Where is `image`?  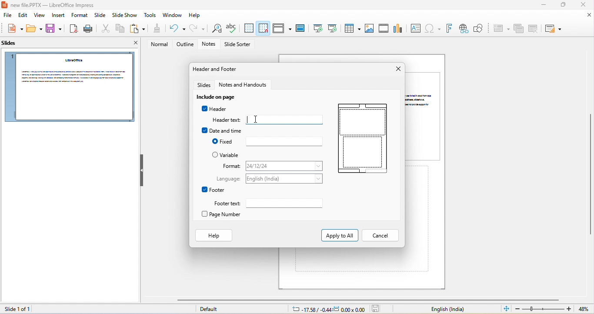 image is located at coordinates (369, 29).